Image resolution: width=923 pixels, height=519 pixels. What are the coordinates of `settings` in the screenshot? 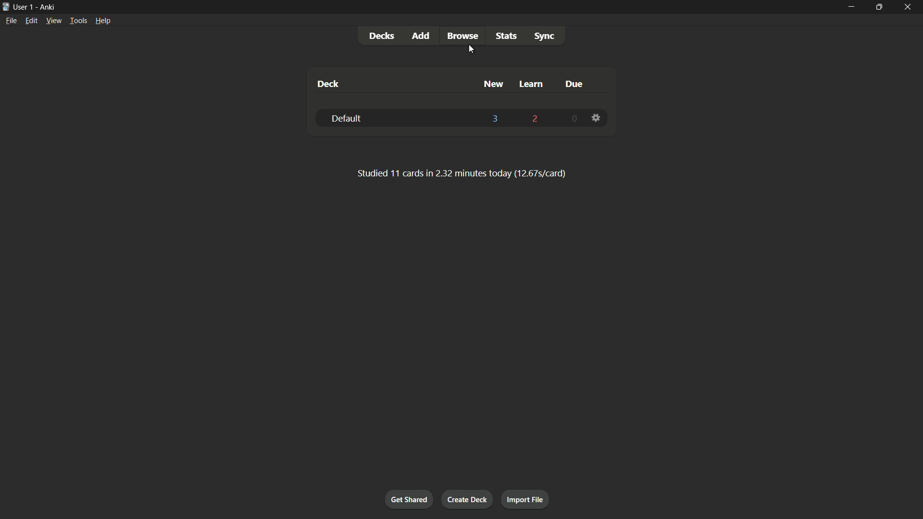 It's located at (598, 118).